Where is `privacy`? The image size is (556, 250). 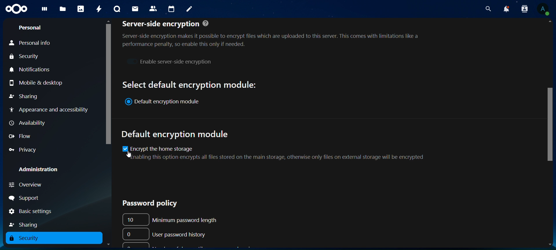 privacy is located at coordinates (23, 150).